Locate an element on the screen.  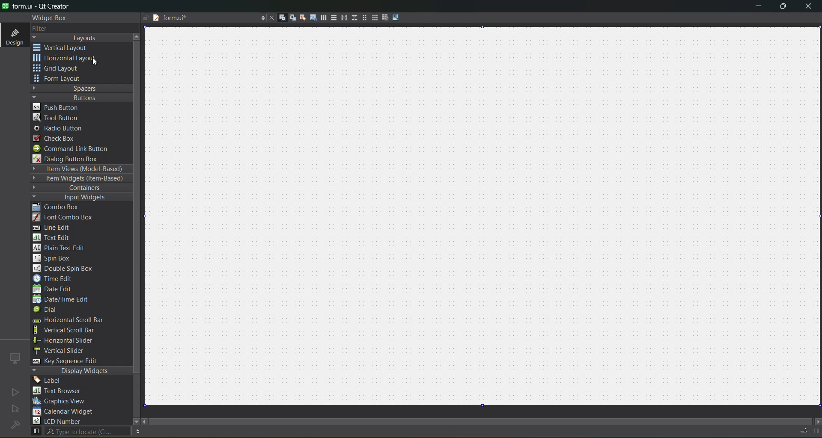
move left is located at coordinates (146, 422).